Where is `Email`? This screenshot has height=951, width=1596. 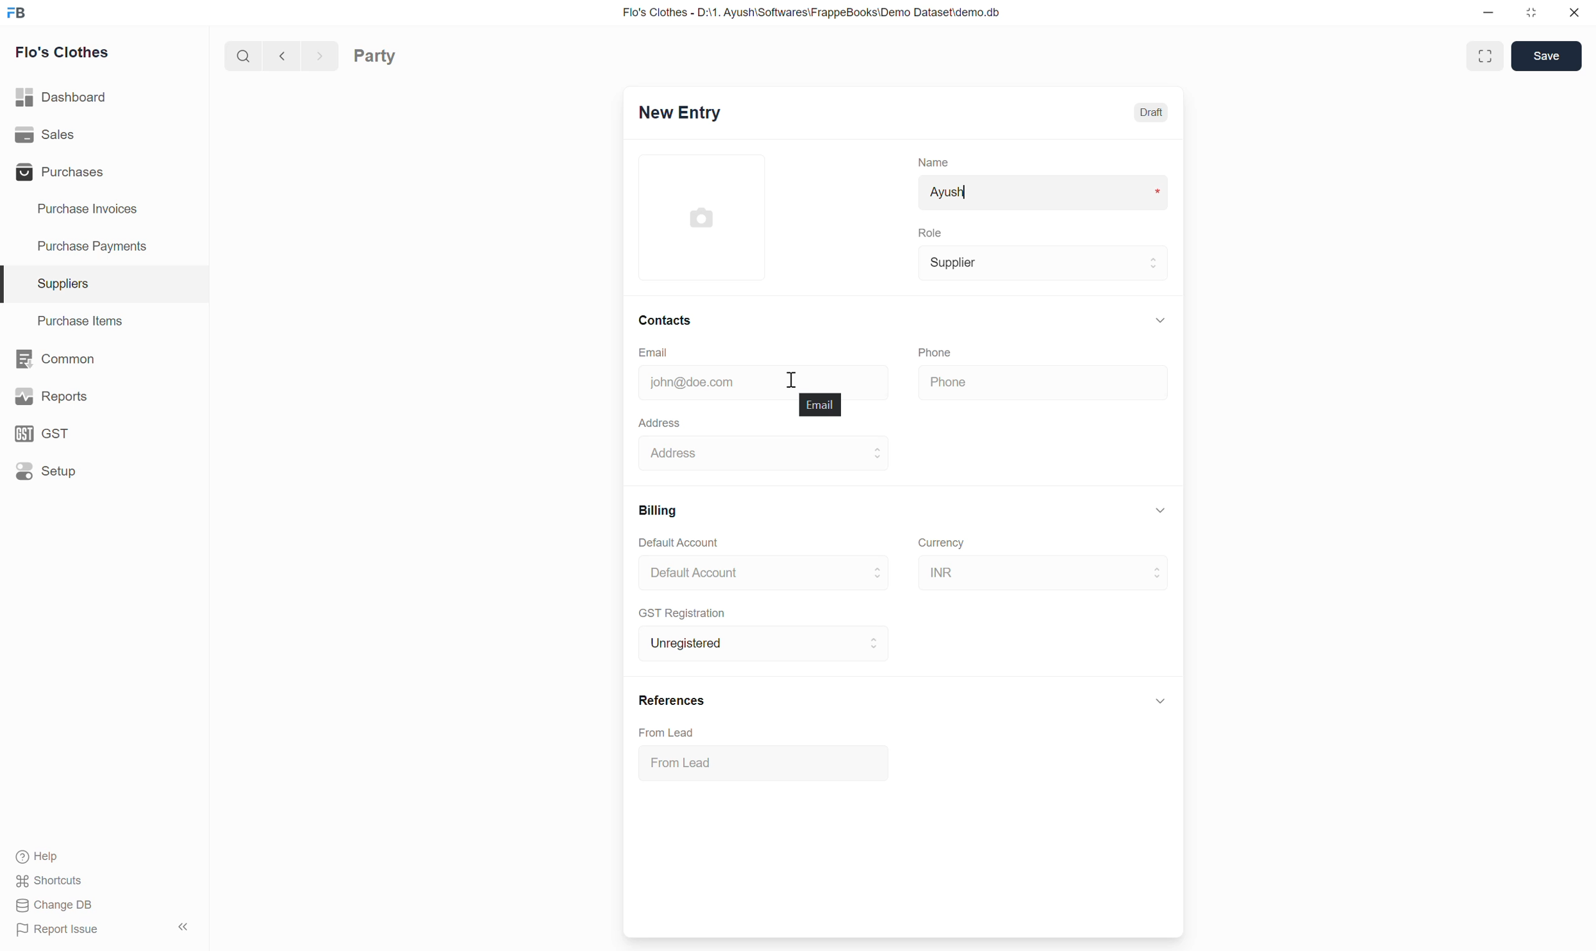
Email is located at coordinates (653, 352).